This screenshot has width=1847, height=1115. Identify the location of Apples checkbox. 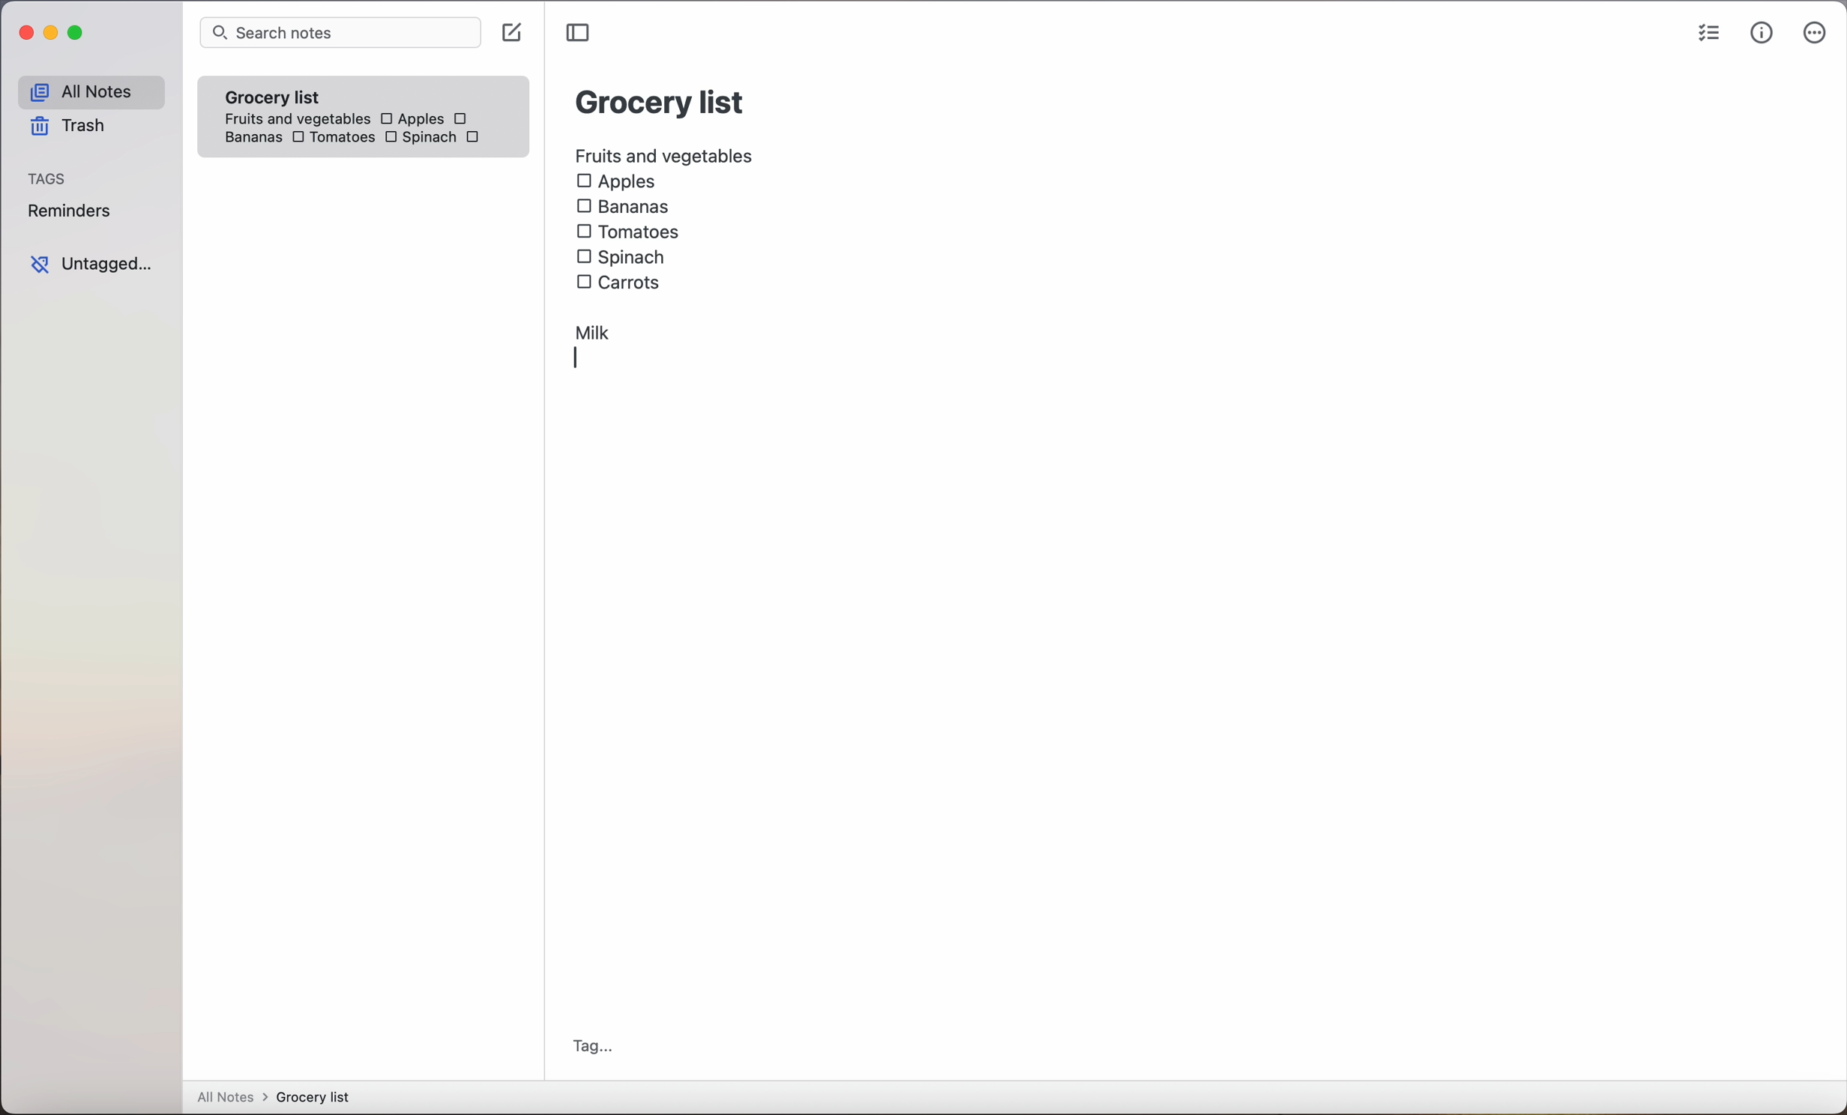
(616, 182).